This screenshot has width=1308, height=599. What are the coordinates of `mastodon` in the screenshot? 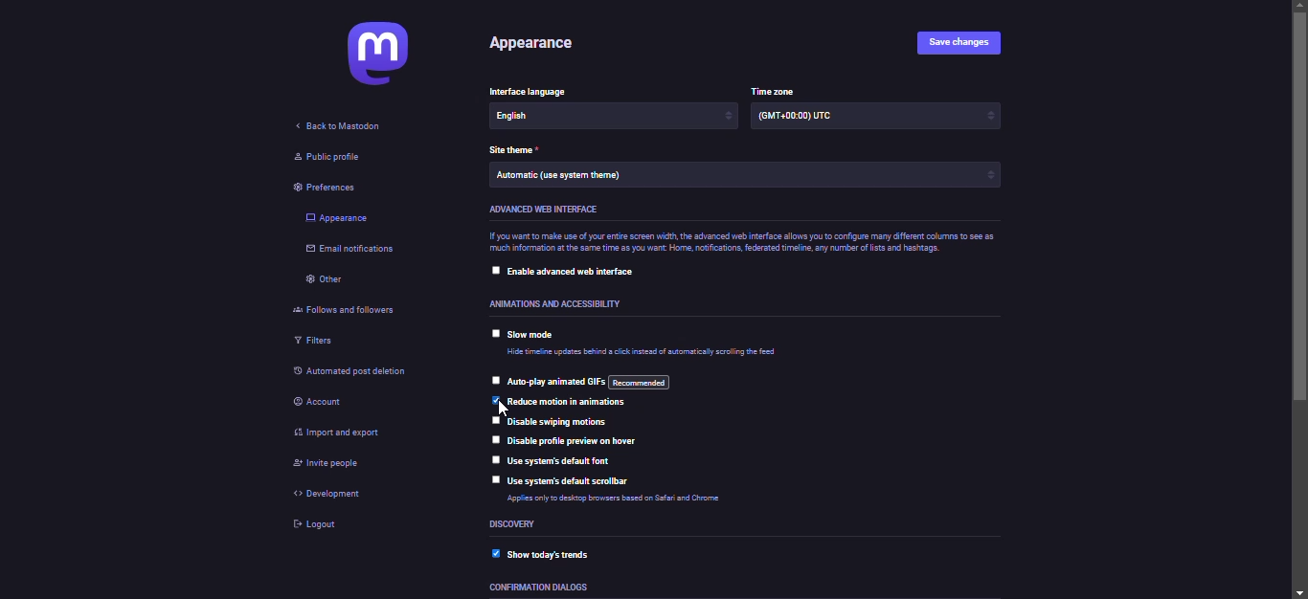 It's located at (378, 55).